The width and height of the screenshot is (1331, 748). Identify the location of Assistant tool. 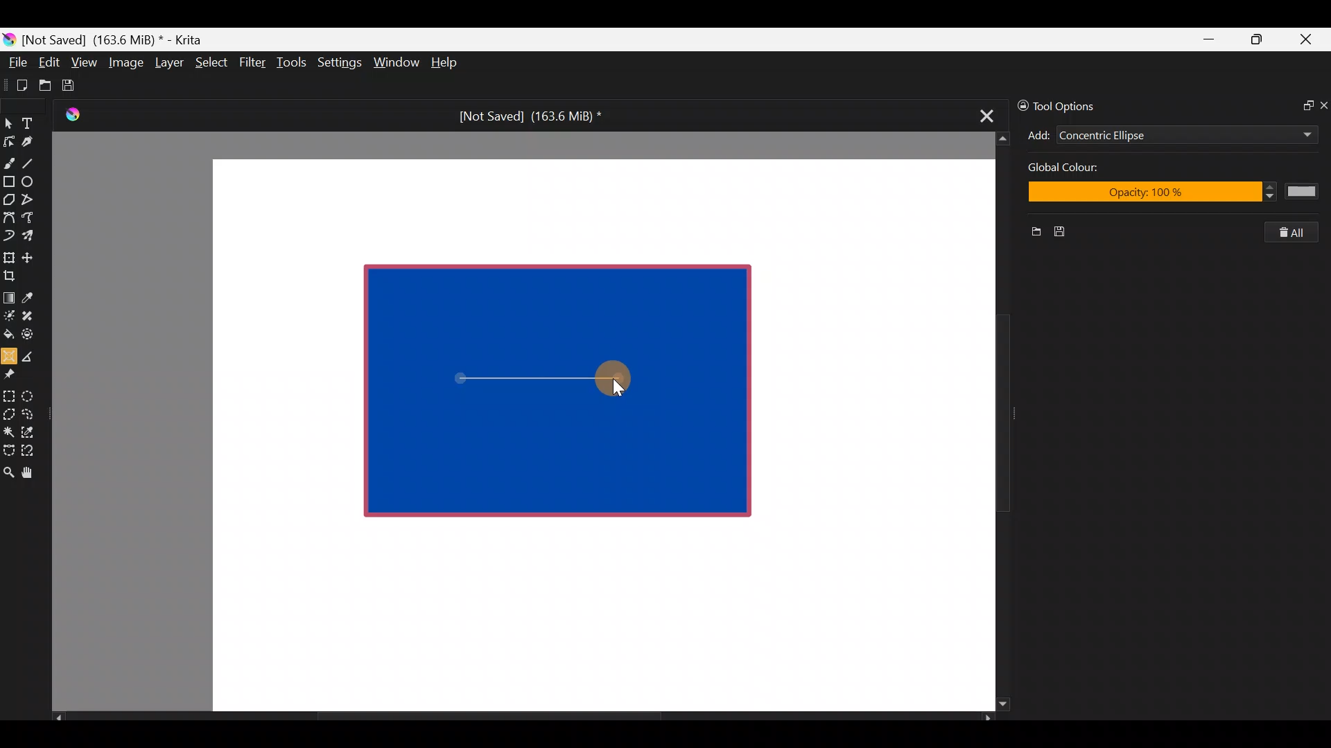
(8, 352).